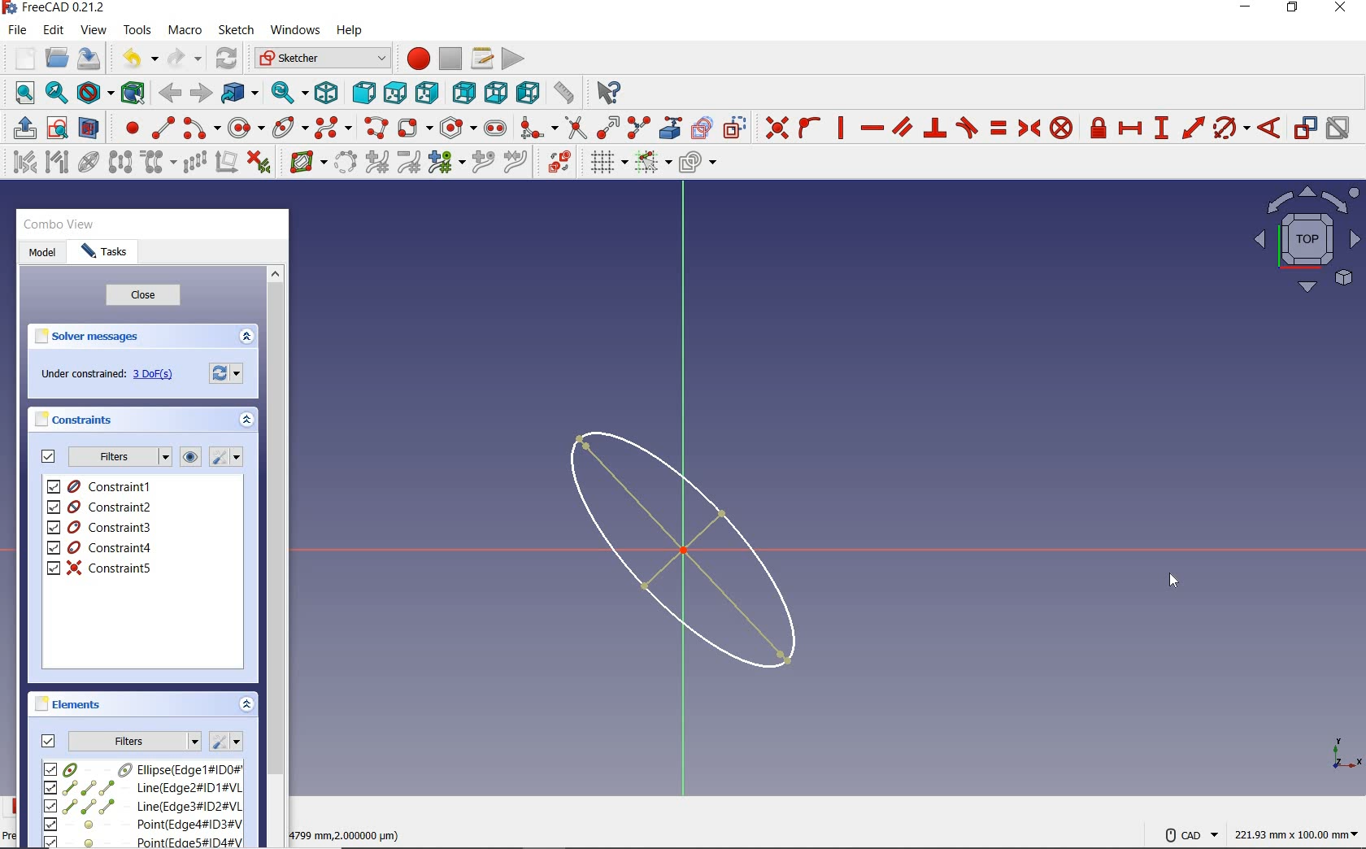 The width and height of the screenshot is (1366, 849). Describe the element at coordinates (55, 94) in the screenshot. I see `fit selection` at that location.